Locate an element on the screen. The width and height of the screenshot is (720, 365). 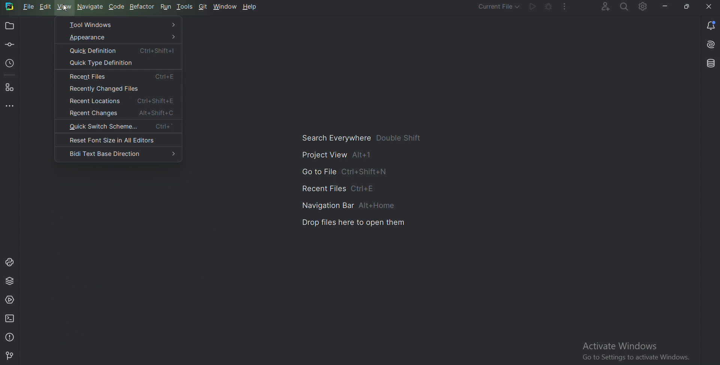
code is located at coordinates (116, 6).